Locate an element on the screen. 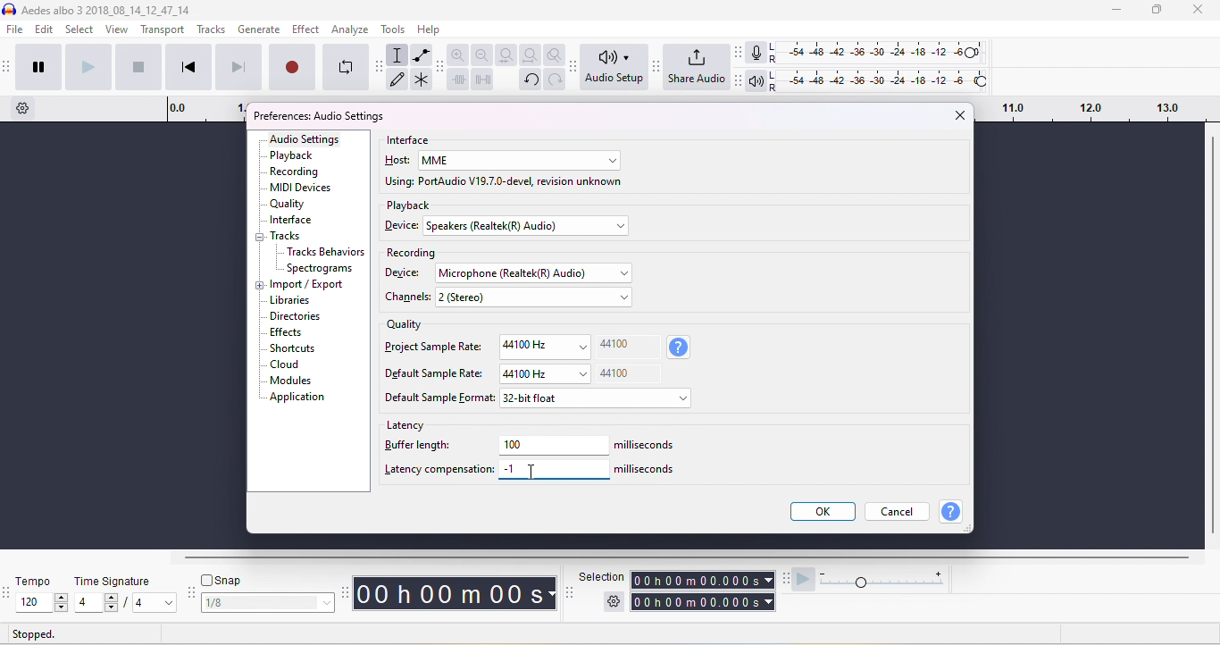 This screenshot has height=645, width=1220. select time parameter is located at coordinates (769, 602).